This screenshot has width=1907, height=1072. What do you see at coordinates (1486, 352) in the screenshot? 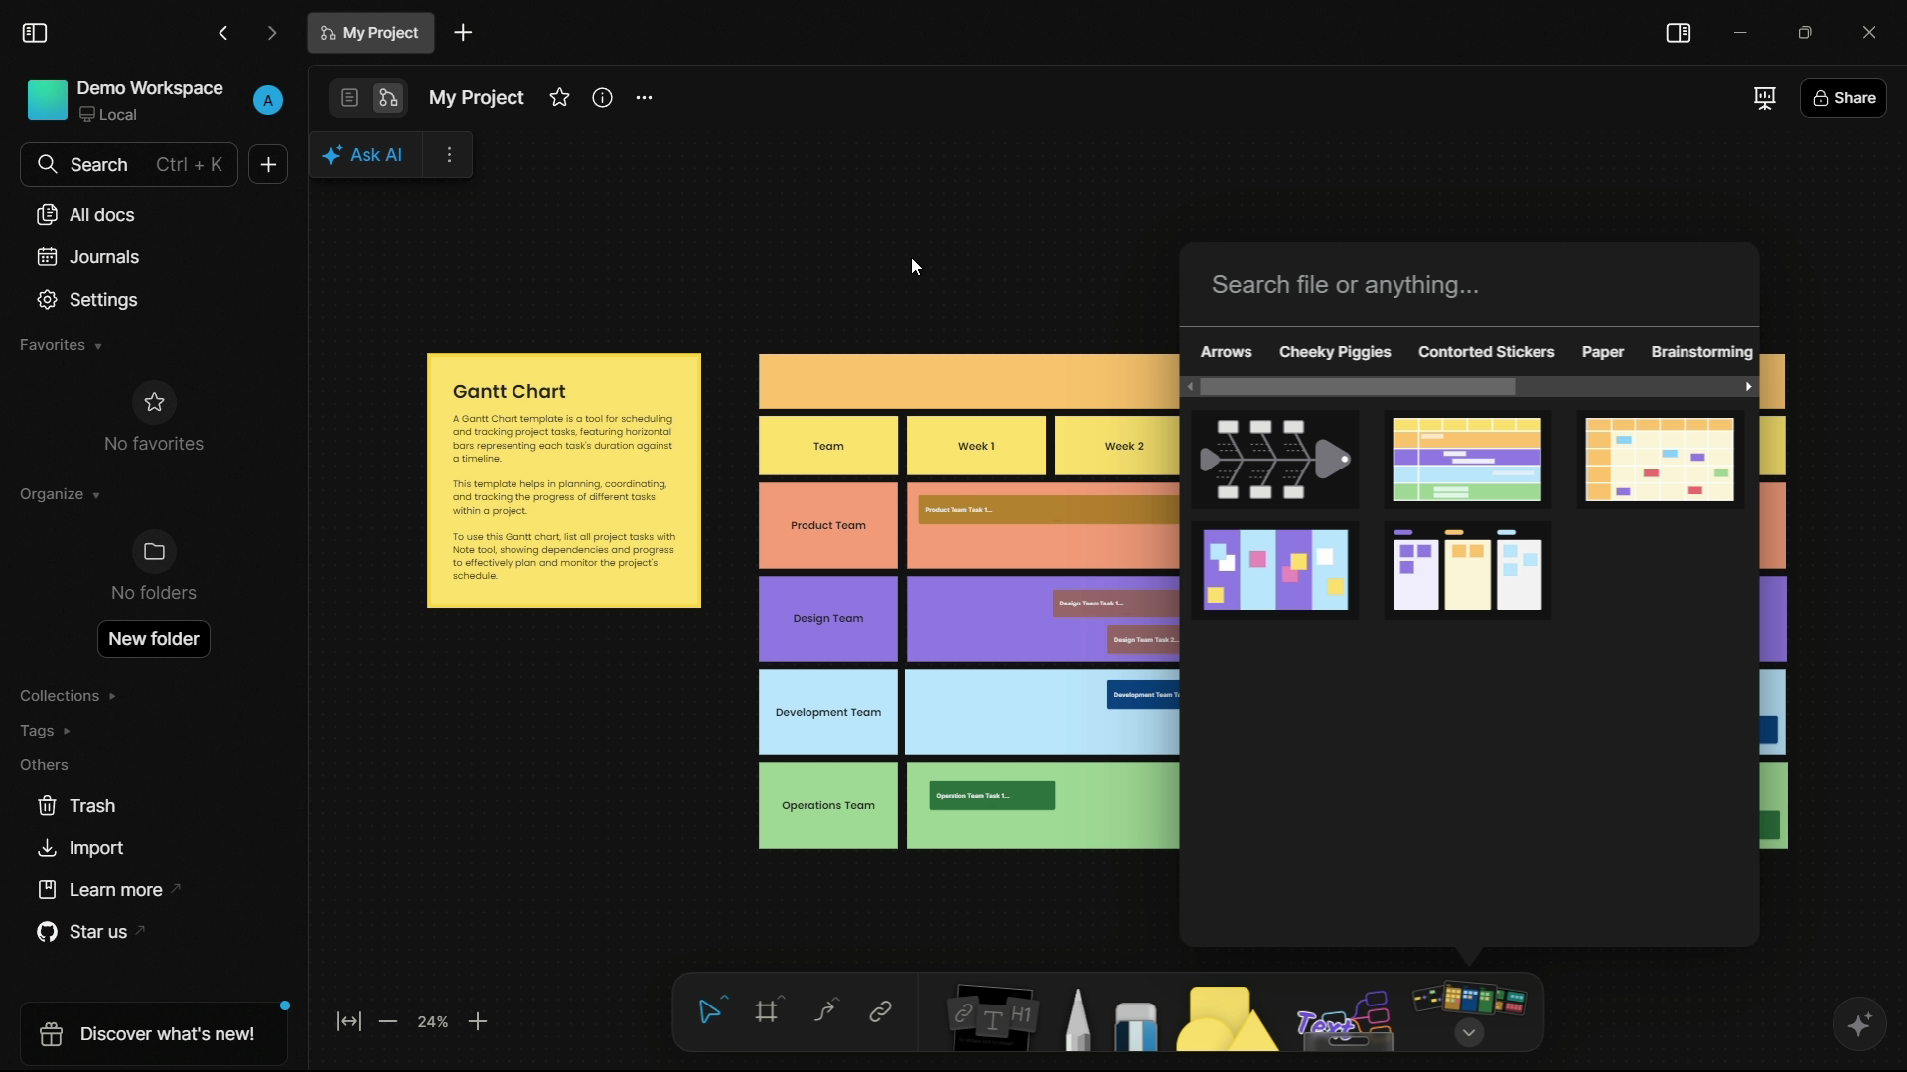
I see `Contorted Stickers` at bounding box center [1486, 352].